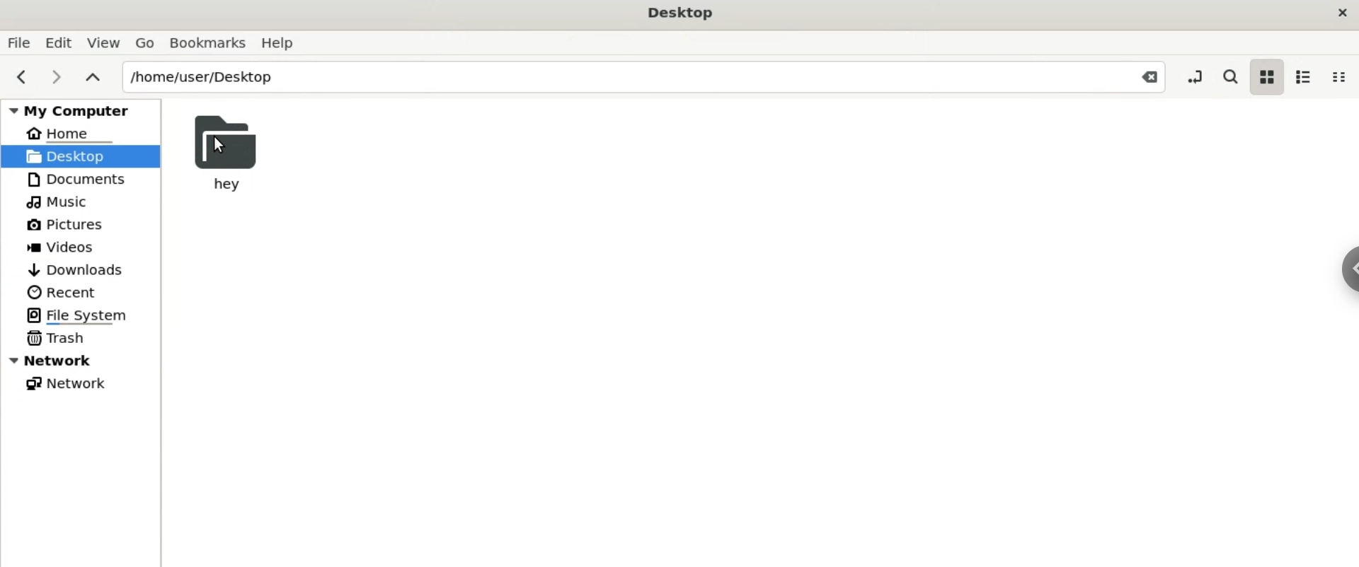  Describe the element at coordinates (644, 77) in the screenshot. I see `location: /home/user/Desktop` at that location.